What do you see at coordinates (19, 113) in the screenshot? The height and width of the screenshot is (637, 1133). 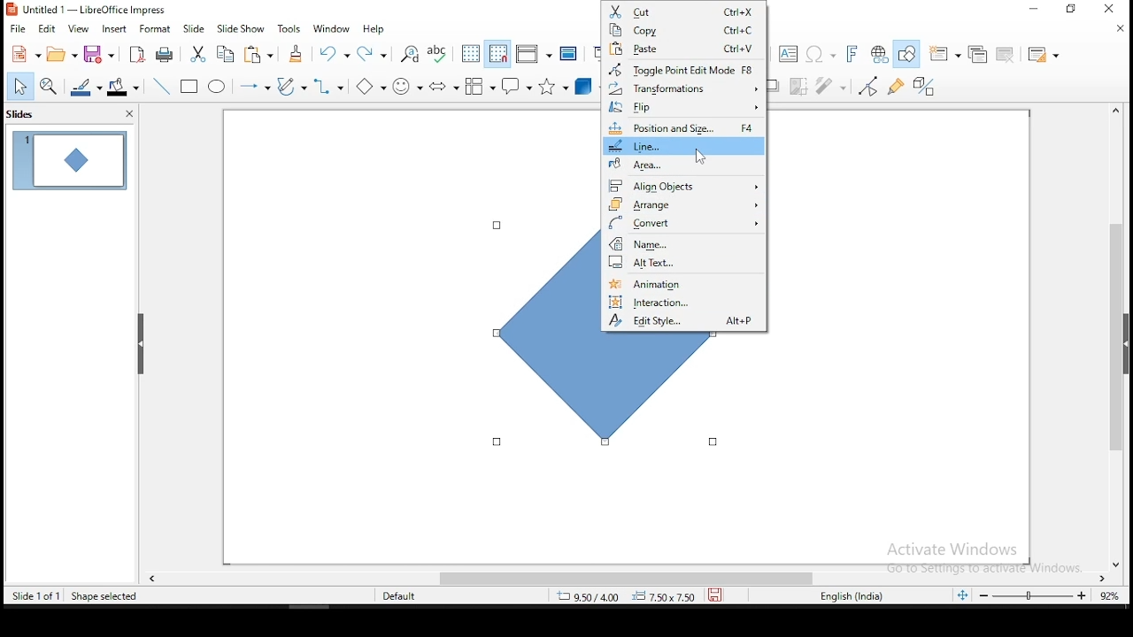 I see `slides` at bounding box center [19, 113].